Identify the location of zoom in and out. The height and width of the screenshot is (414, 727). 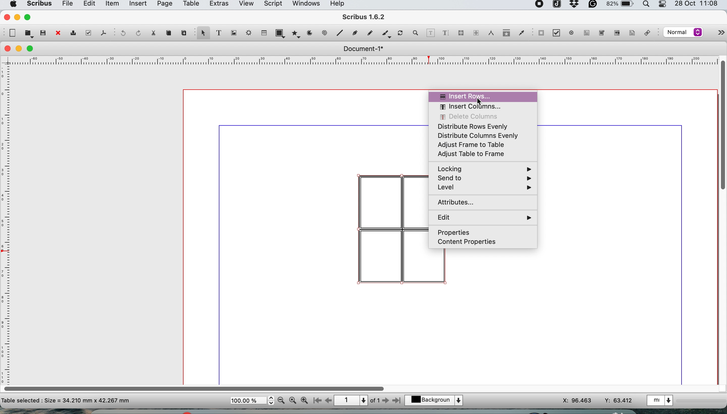
(416, 33).